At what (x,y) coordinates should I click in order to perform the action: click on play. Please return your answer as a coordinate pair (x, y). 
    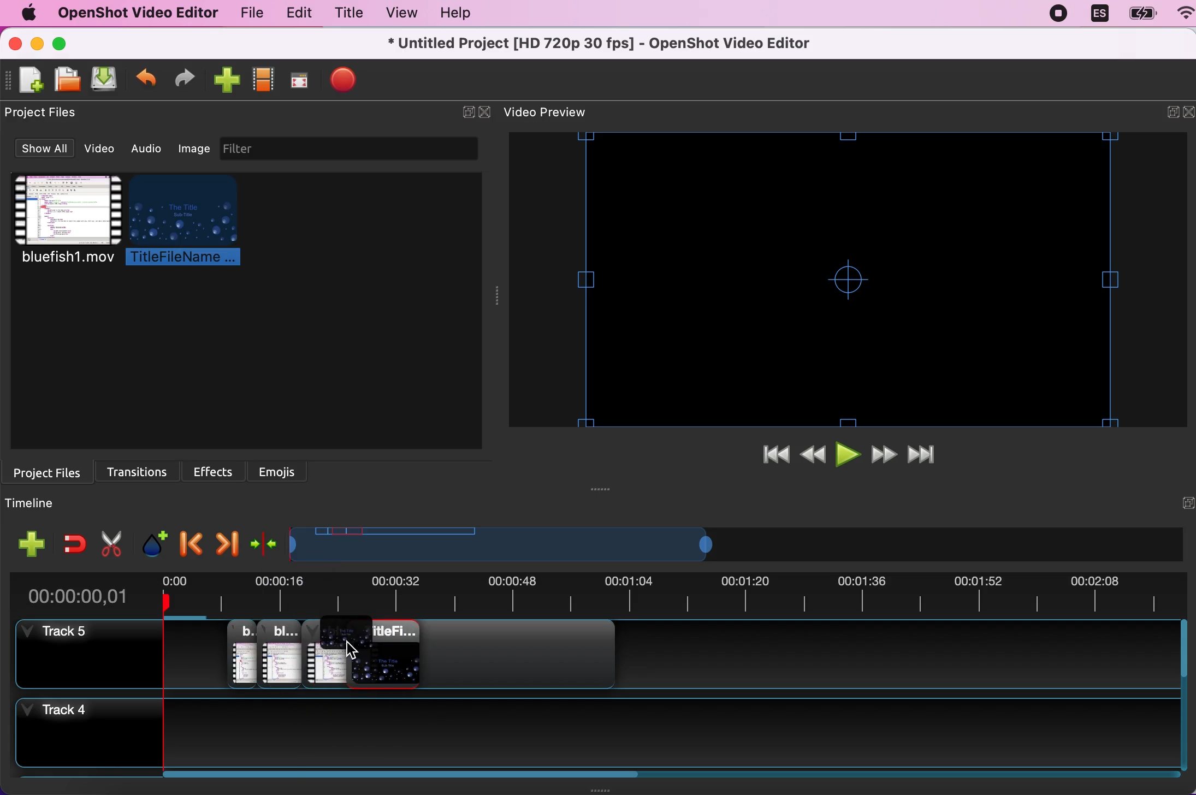
    Looking at the image, I should click on (849, 456).